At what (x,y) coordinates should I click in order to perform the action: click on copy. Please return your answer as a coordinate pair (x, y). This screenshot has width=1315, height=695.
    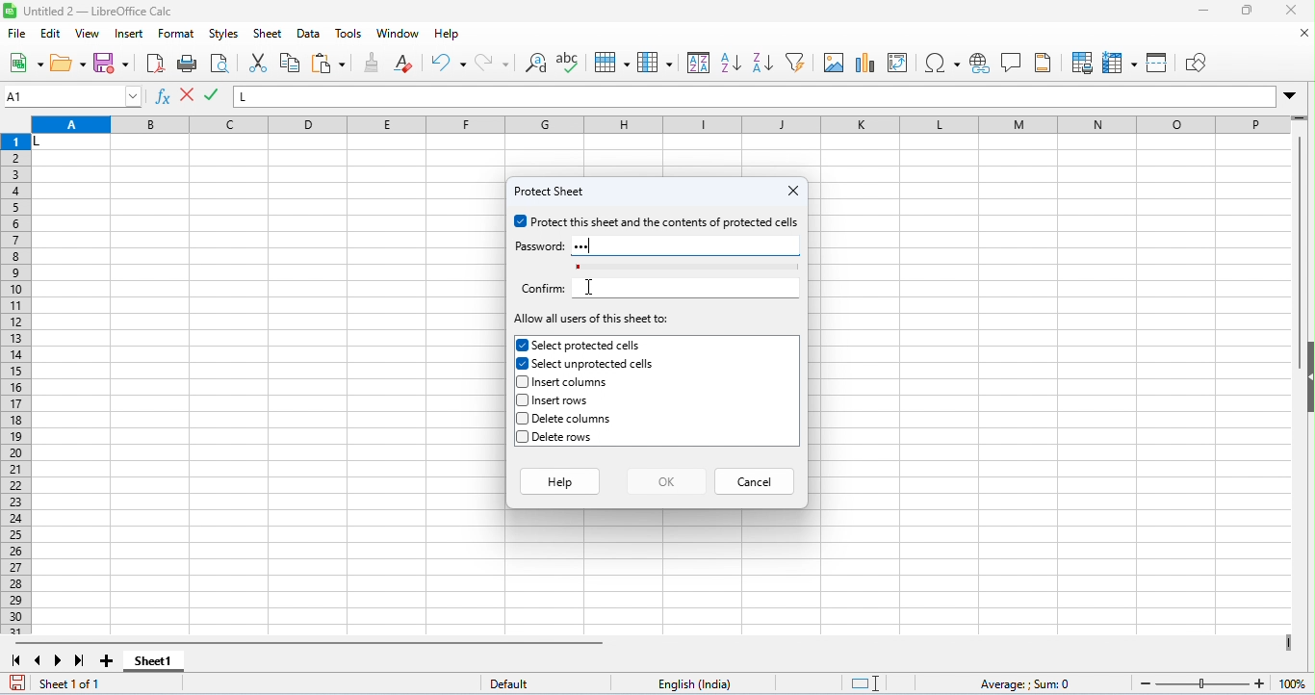
    Looking at the image, I should click on (290, 63).